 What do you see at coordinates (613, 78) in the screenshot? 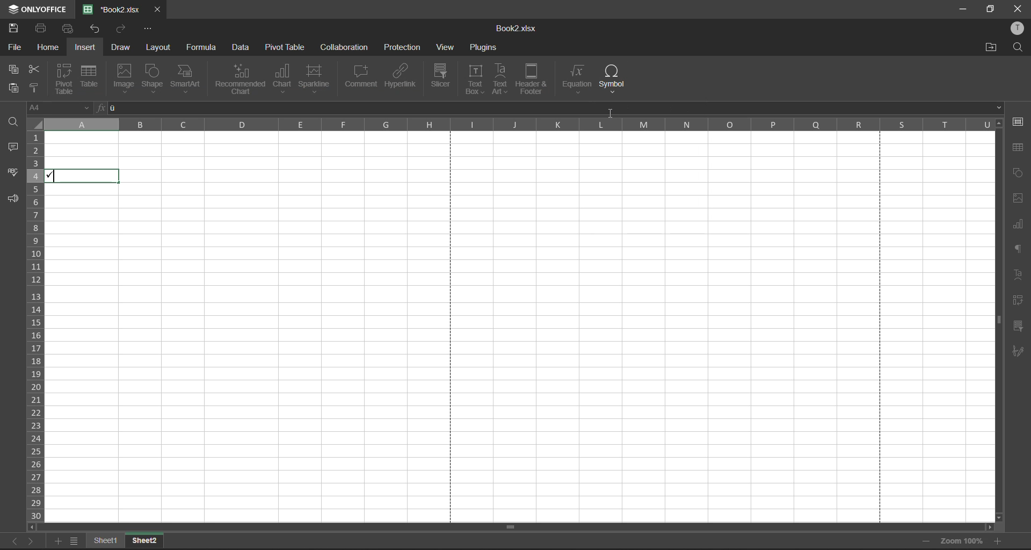
I see `symbol` at bounding box center [613, 78].